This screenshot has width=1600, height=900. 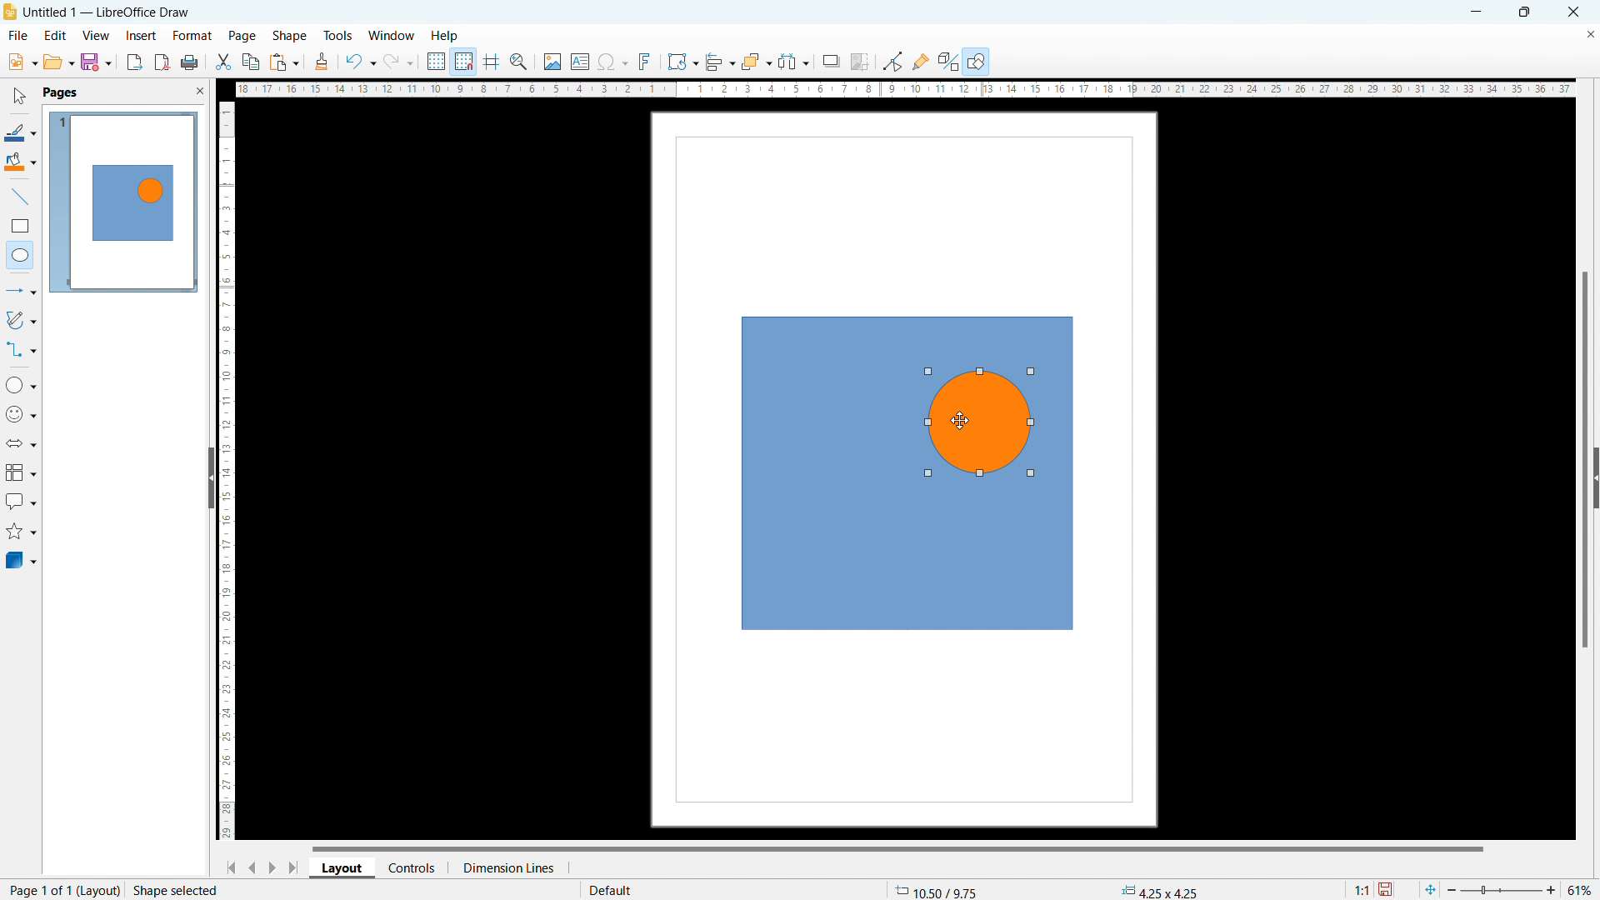 I want to click on cursor coordinates, so click(x=937, y=888).